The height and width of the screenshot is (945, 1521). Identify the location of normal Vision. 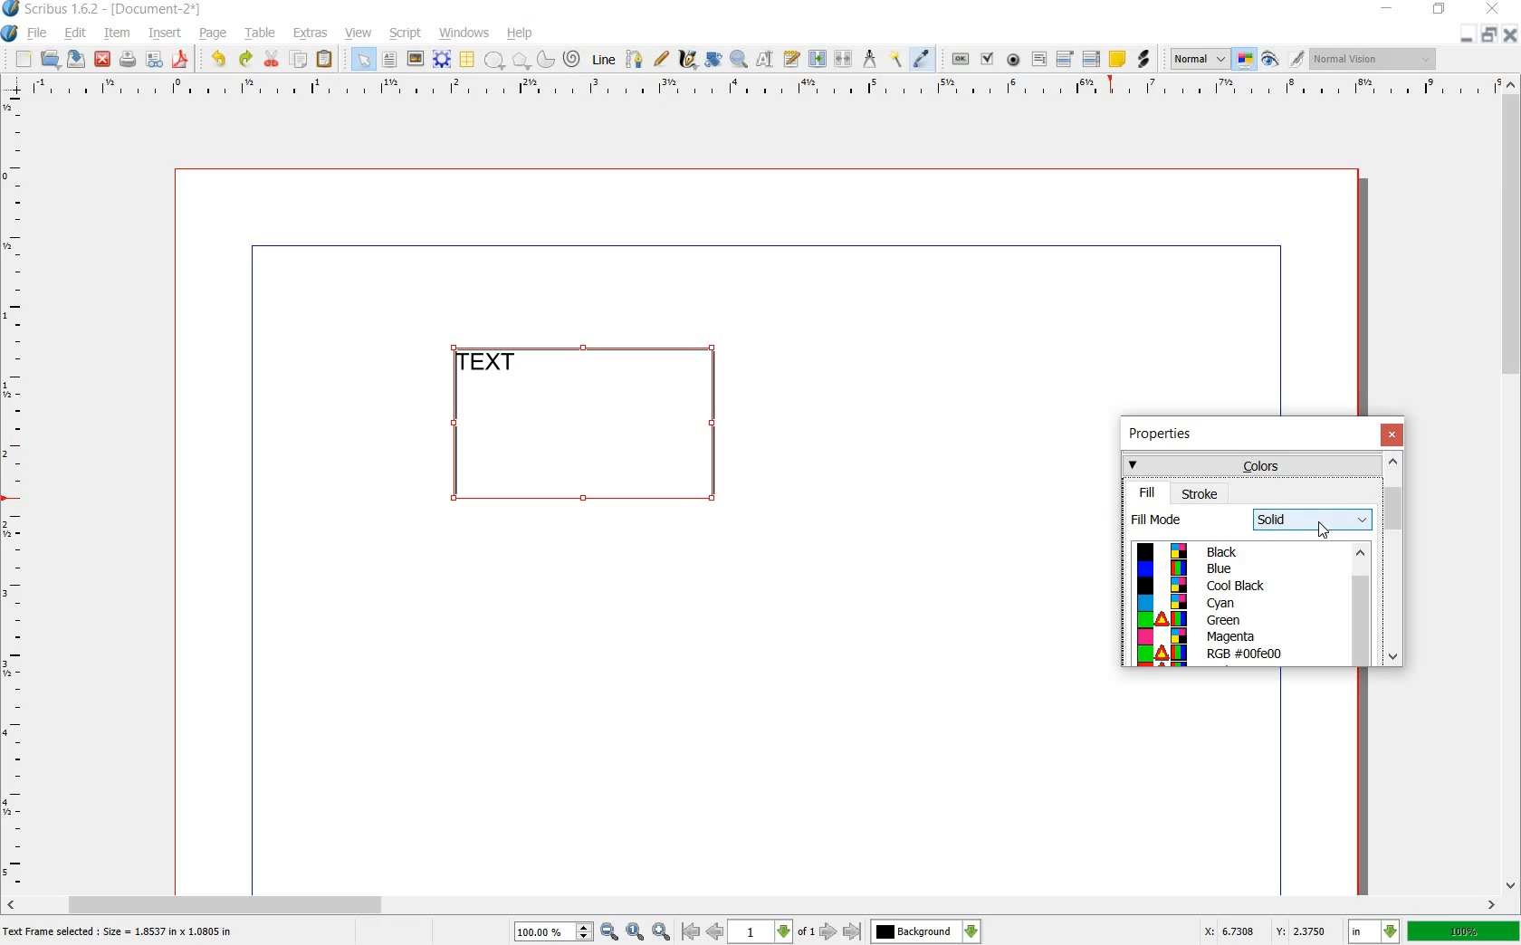
(1376, 58).